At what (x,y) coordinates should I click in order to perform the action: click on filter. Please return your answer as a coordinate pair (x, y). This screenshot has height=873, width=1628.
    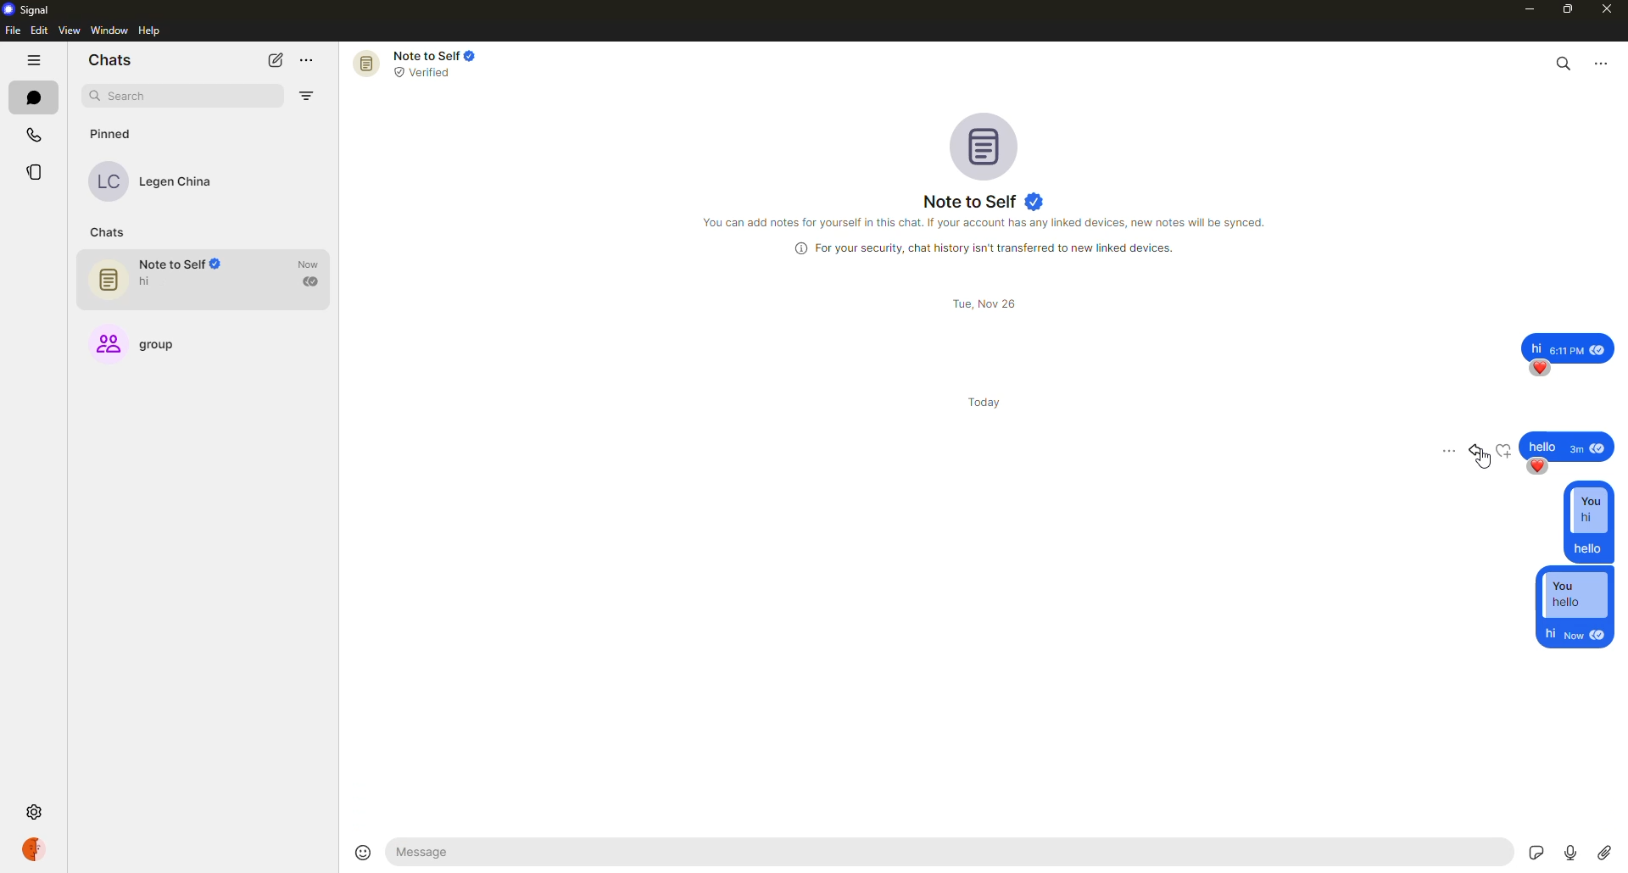
    Looking at the image, I should click on (308, 98).